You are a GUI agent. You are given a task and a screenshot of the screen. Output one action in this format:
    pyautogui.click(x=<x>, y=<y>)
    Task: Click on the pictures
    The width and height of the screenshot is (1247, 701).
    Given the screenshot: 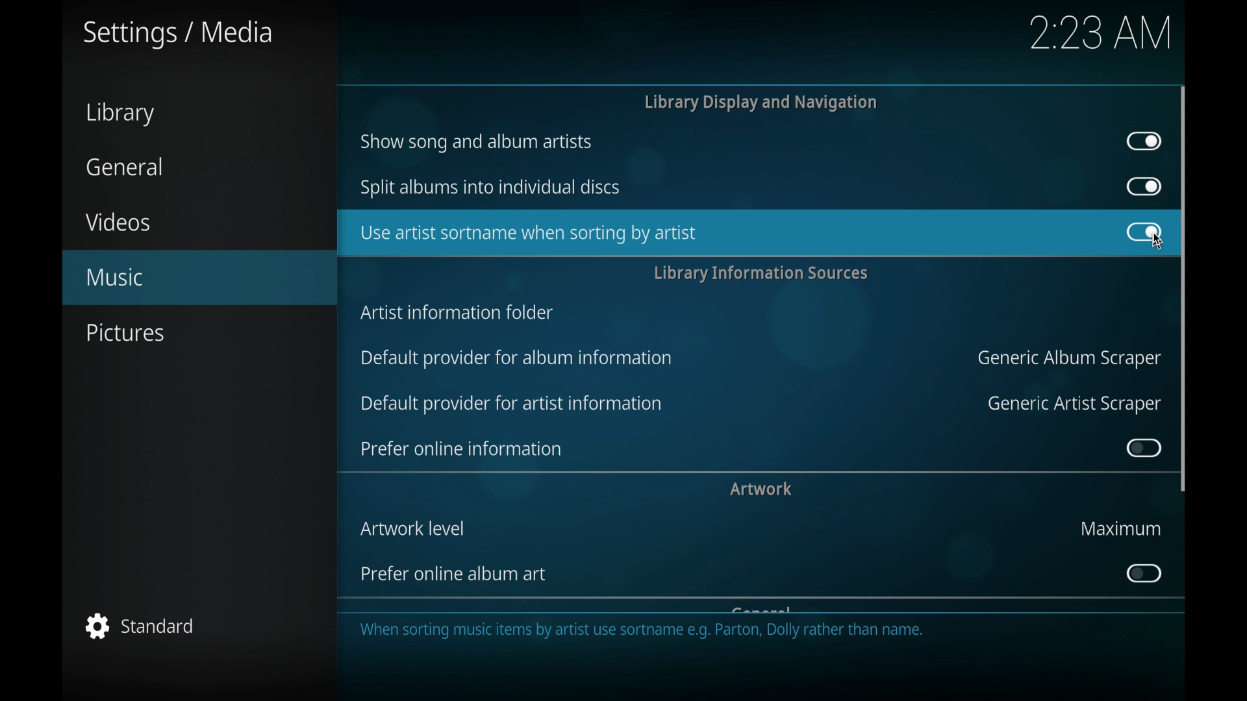 What is the action you would take?
    pyautogui.click(x=127, y=333)
    